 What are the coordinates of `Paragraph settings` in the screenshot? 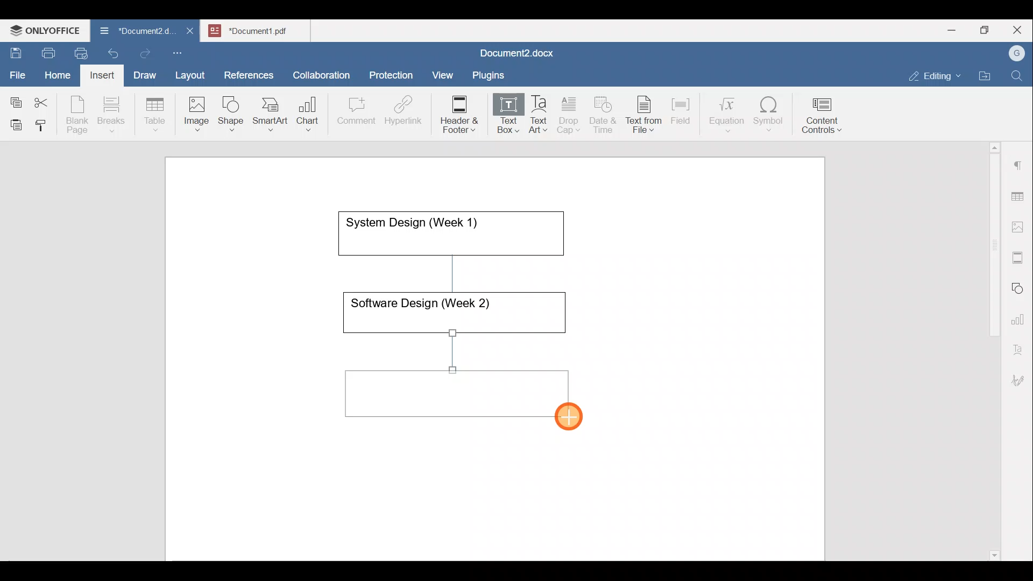 It's located at (1019, 161).